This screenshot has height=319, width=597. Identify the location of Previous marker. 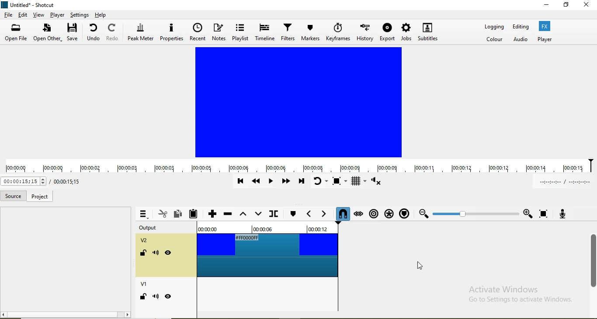
(309, 214).